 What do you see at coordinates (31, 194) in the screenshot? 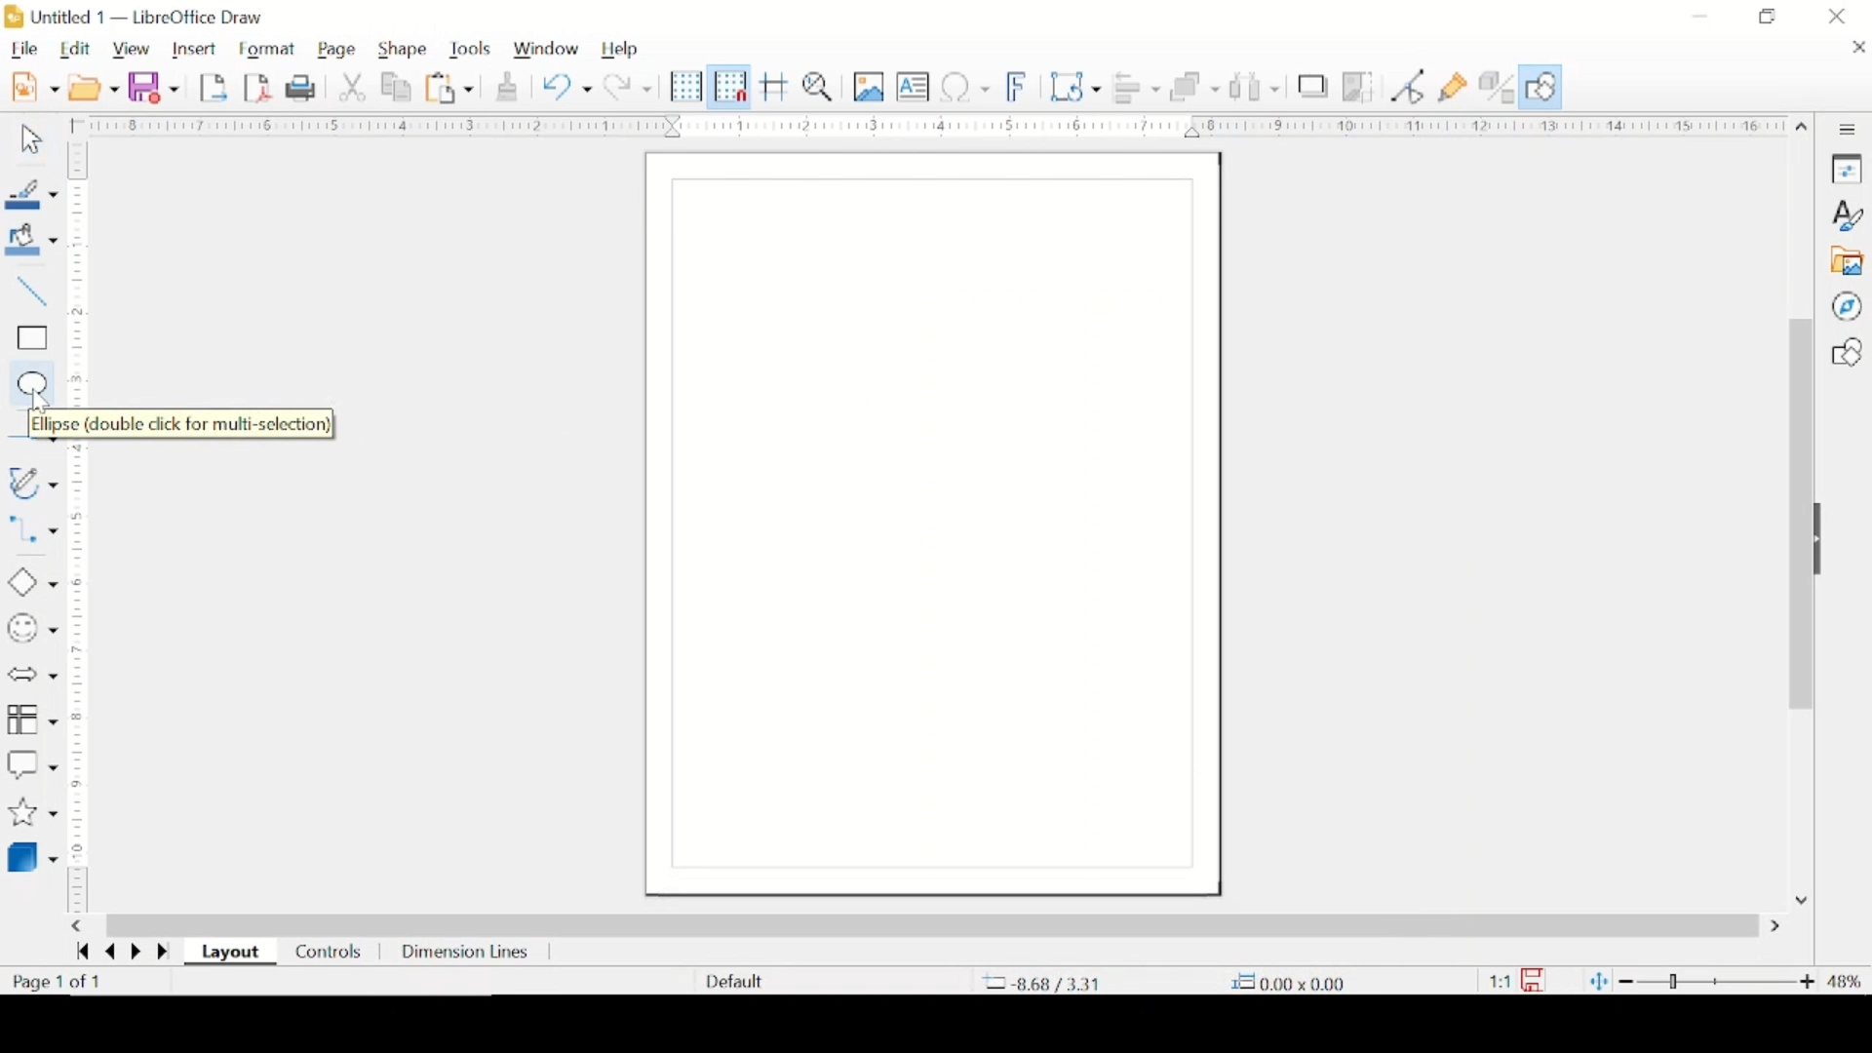
I see `line color` at bounding box center [31, 194].